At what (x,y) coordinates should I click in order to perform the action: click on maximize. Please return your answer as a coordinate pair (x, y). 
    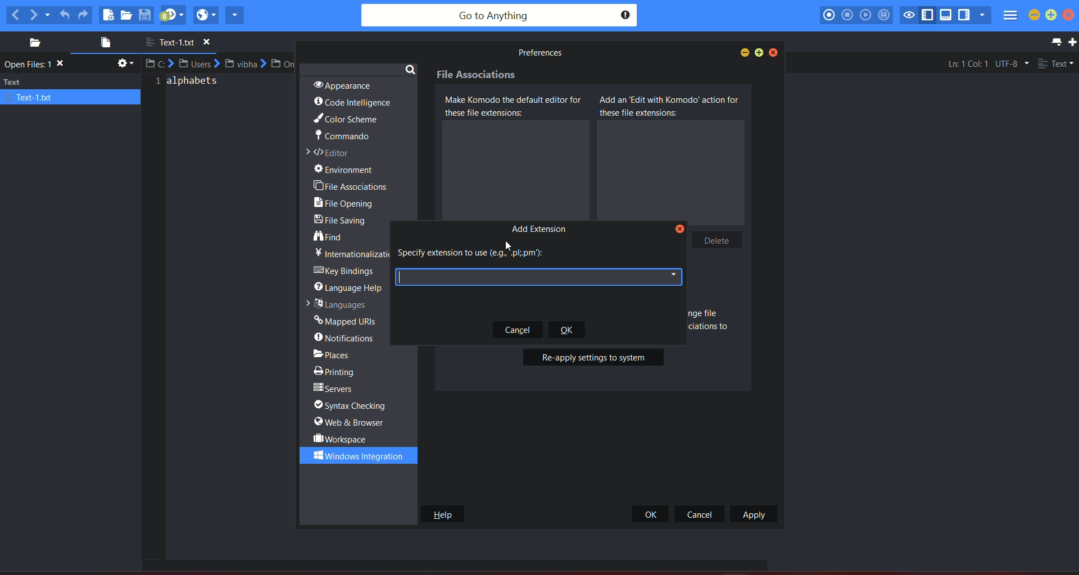
    Looking at the image, I should click on (1051, 15).